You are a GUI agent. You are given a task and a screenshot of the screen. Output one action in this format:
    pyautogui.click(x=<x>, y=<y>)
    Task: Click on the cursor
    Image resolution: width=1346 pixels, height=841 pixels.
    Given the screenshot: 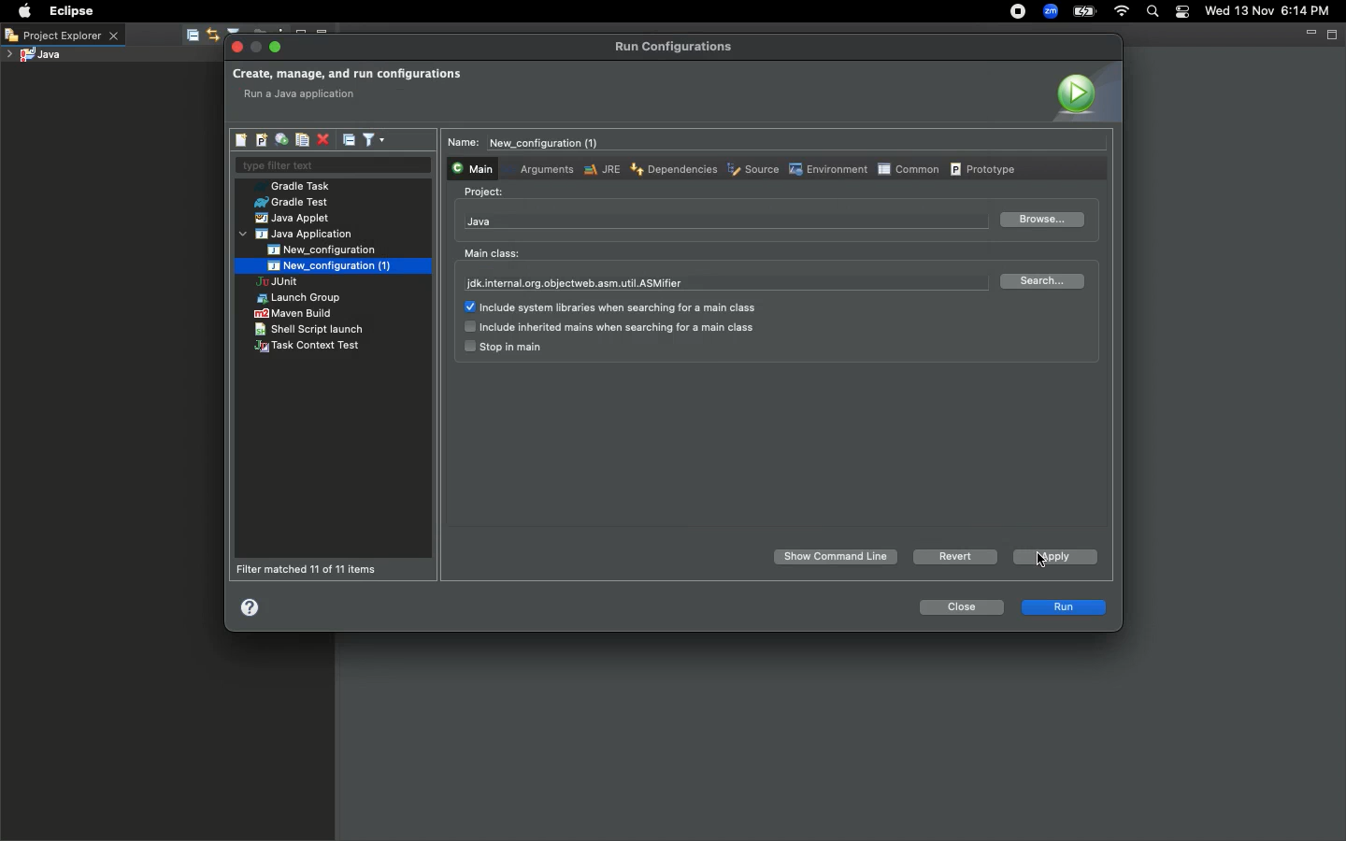 What is the action you would take?
    pyautogui.click(x=1046, y=563)
    